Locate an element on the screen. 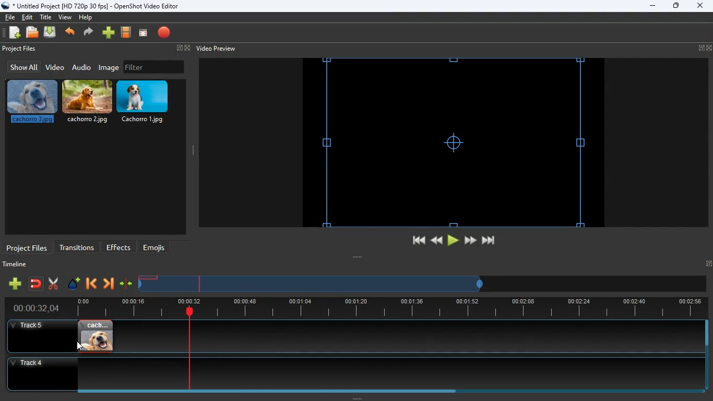 The height and width of the screenshot is (401, 713). transitions is located at coordinates (77, 246).